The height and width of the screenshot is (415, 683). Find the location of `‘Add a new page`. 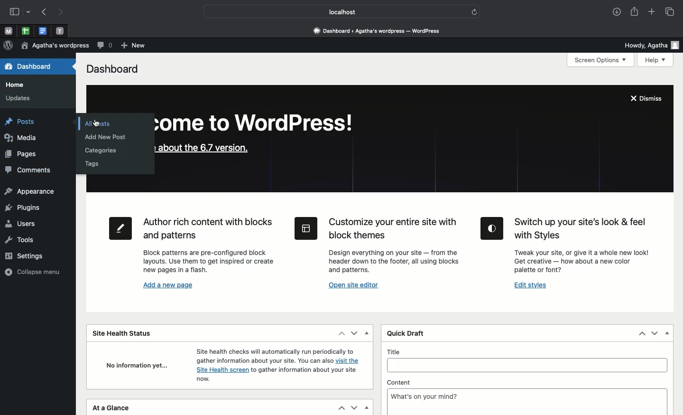

‘Add a new page is located at coordinates (168, 286).